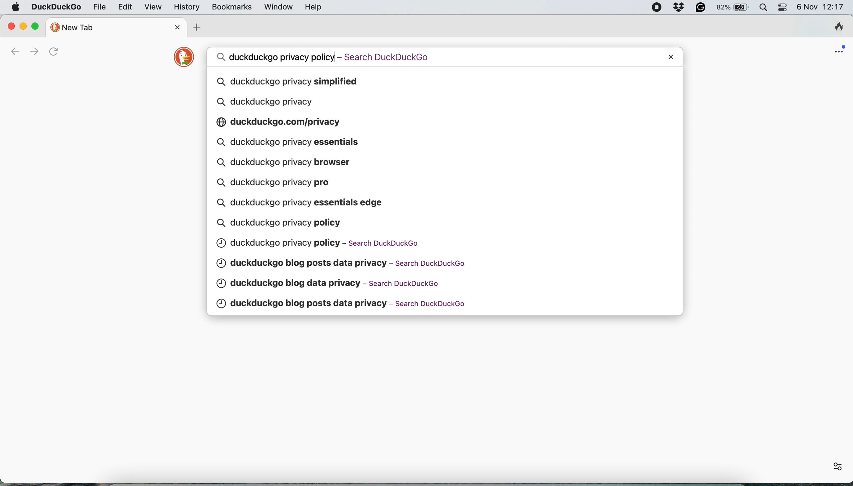  Describe the element at coordinates (822, 8) in the screenshot. I see `6 Nov 12:17` at that location.